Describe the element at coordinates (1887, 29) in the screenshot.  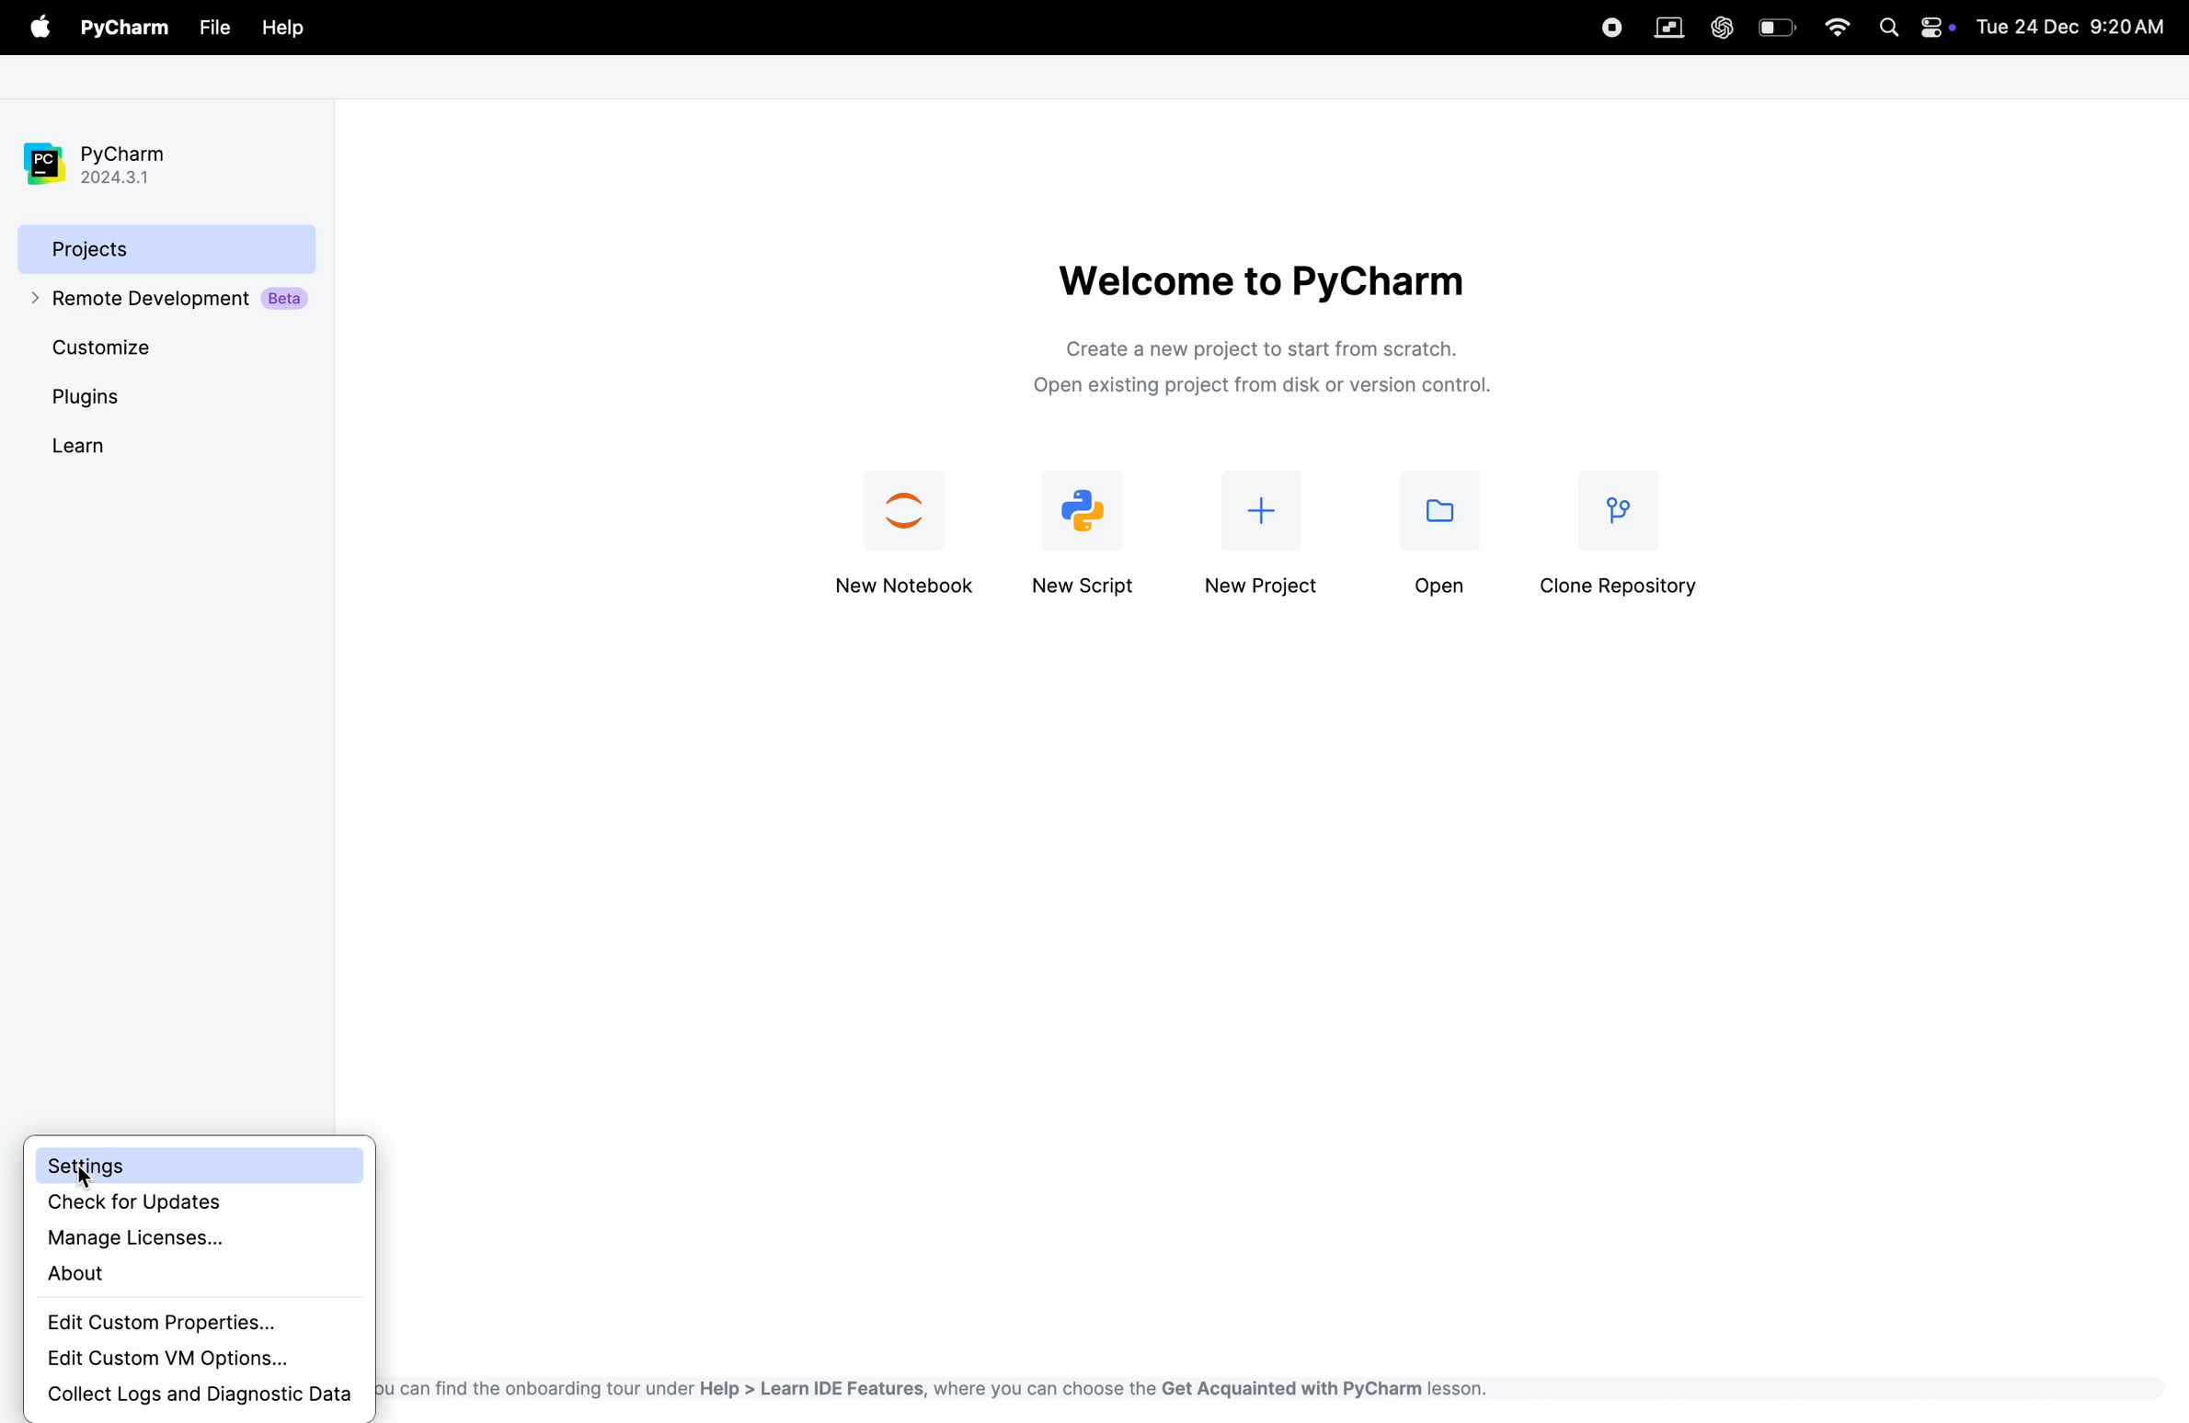
I see `spotlight search` at that location.